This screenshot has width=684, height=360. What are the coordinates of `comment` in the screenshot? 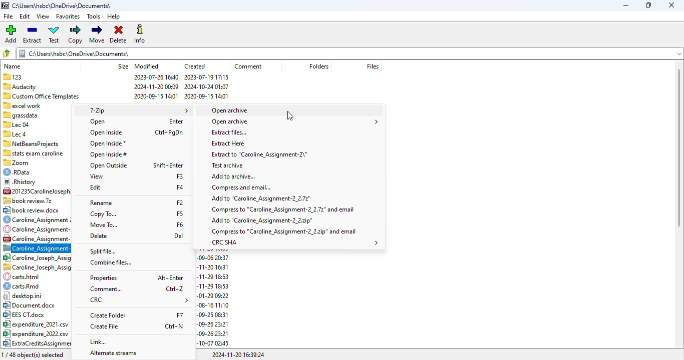 It's located at (249, 66).